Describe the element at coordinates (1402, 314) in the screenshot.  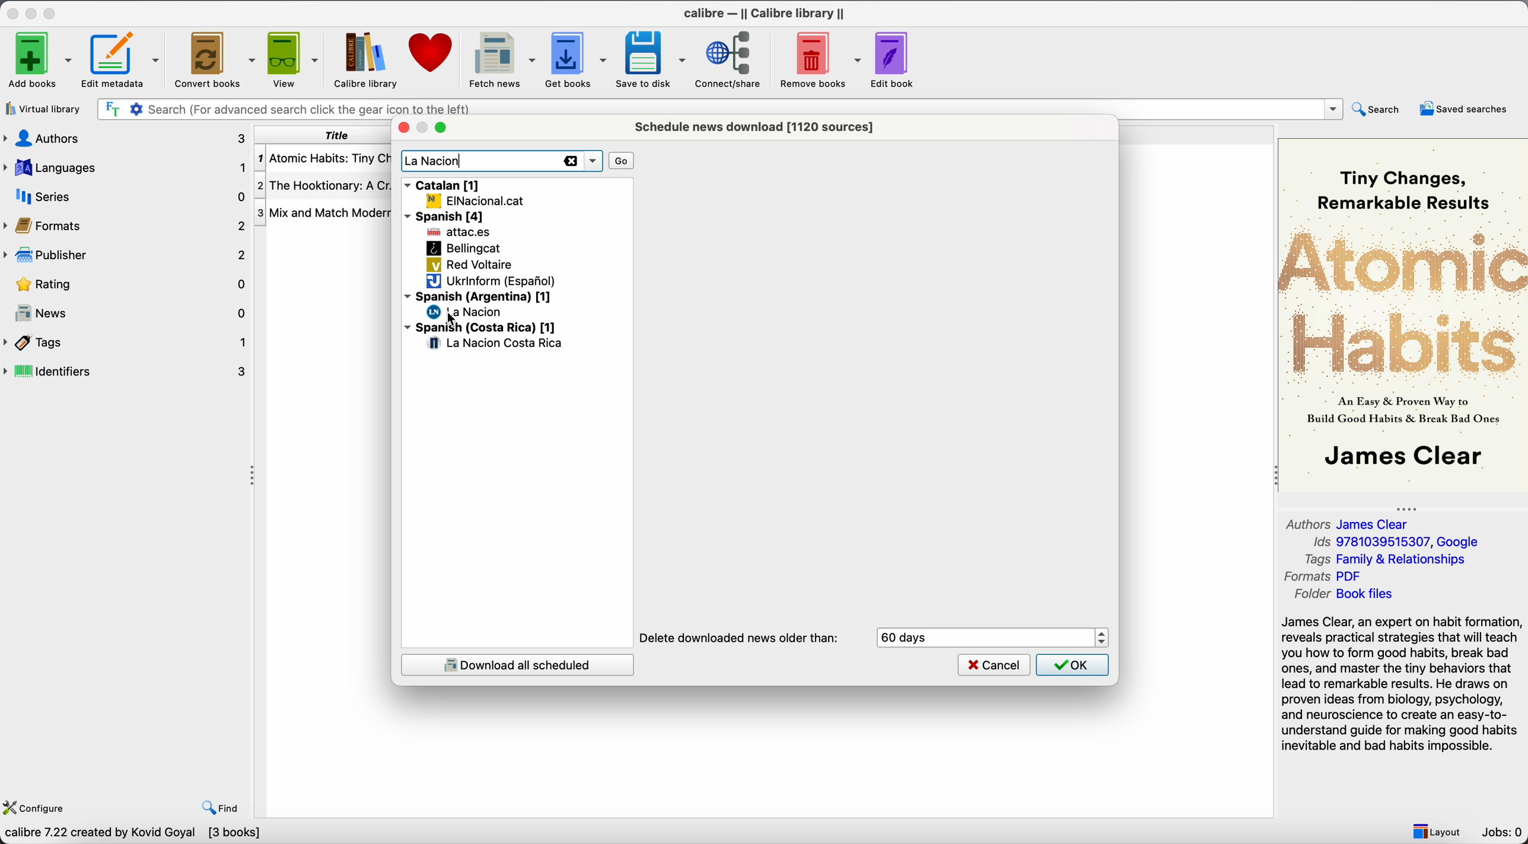
I see `book cover preview` at that location.